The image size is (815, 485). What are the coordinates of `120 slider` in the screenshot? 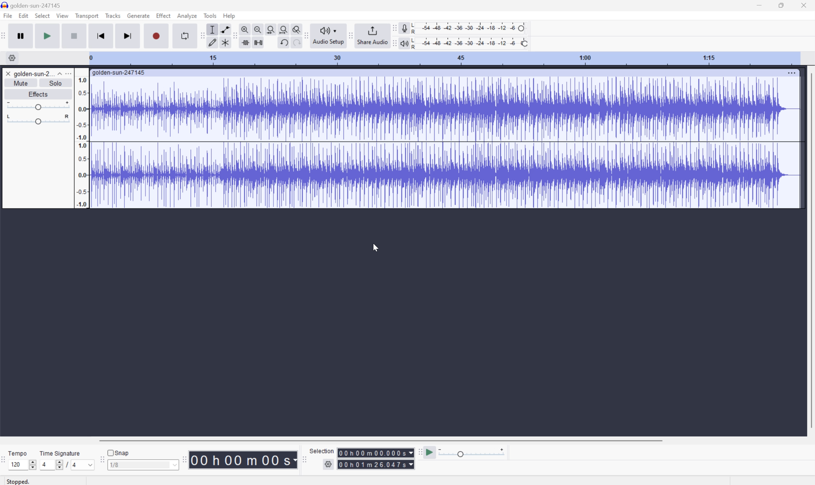 It's located at (24, 464).